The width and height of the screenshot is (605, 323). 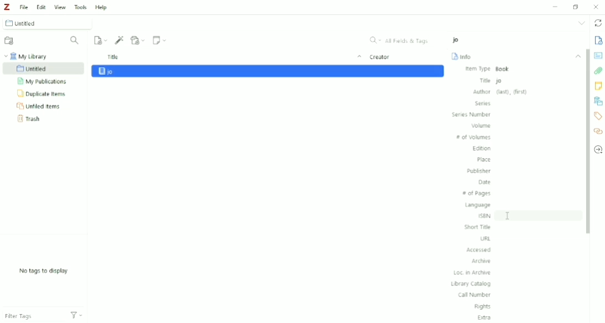 What do you see at coordinates (402, 40) in the screenshot?
I see `All Fields & Tags` at bounding box center [402, 40].